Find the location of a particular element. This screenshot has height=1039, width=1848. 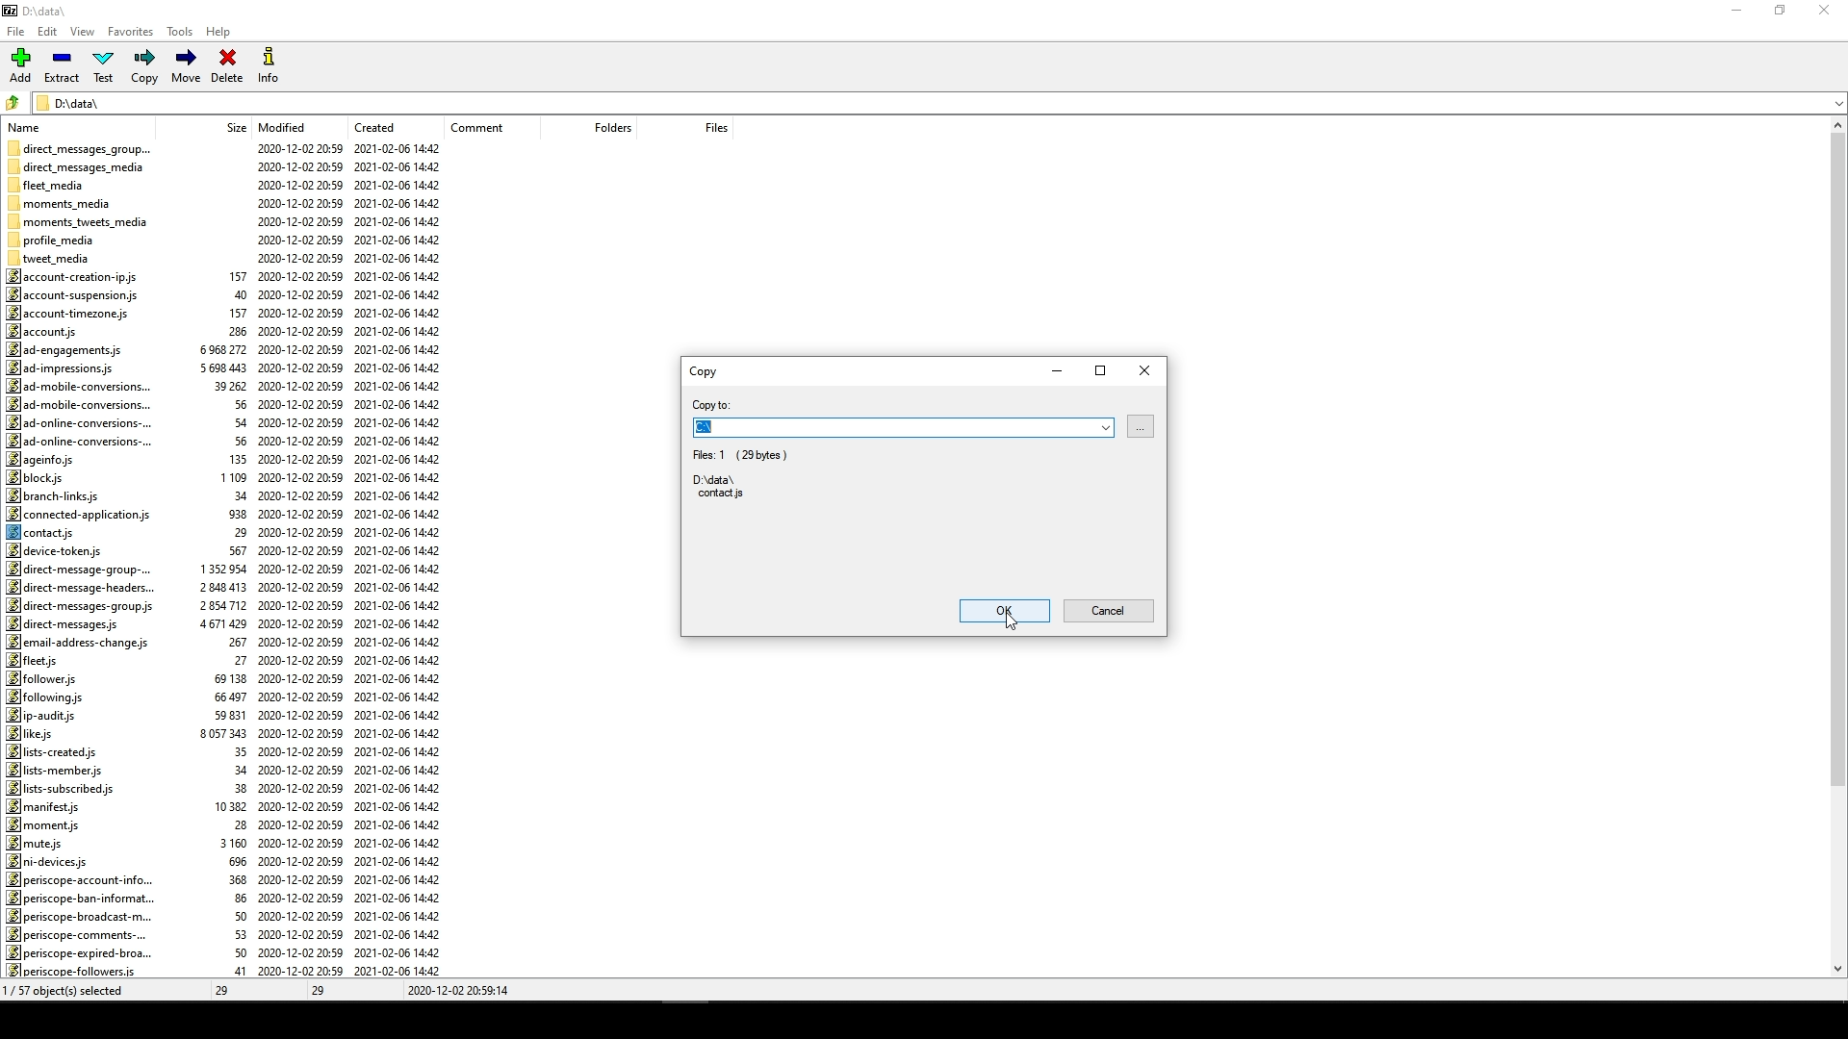

D:\data\
contacts is located at coordinates (717, 486).